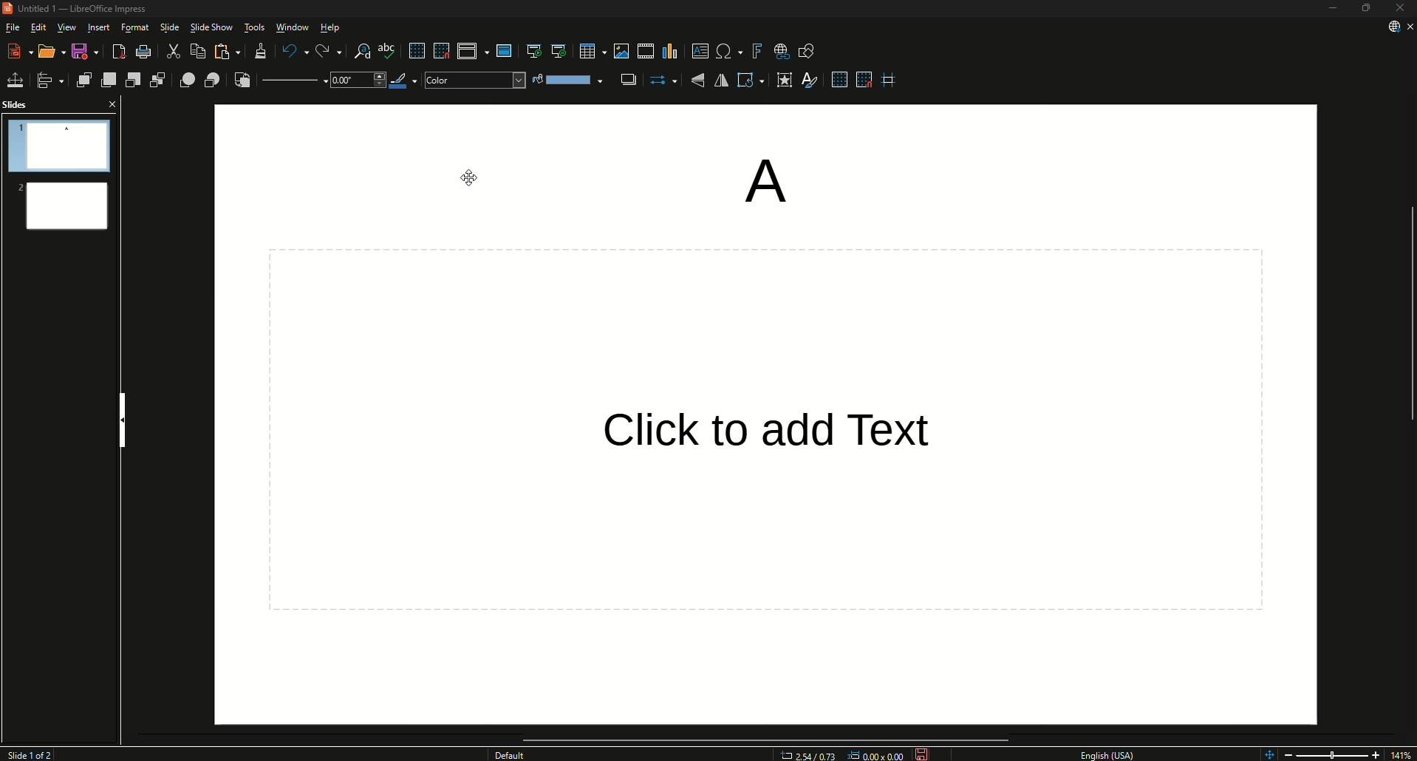  I want to click on Insert Audio or Video, so click(645, 49).